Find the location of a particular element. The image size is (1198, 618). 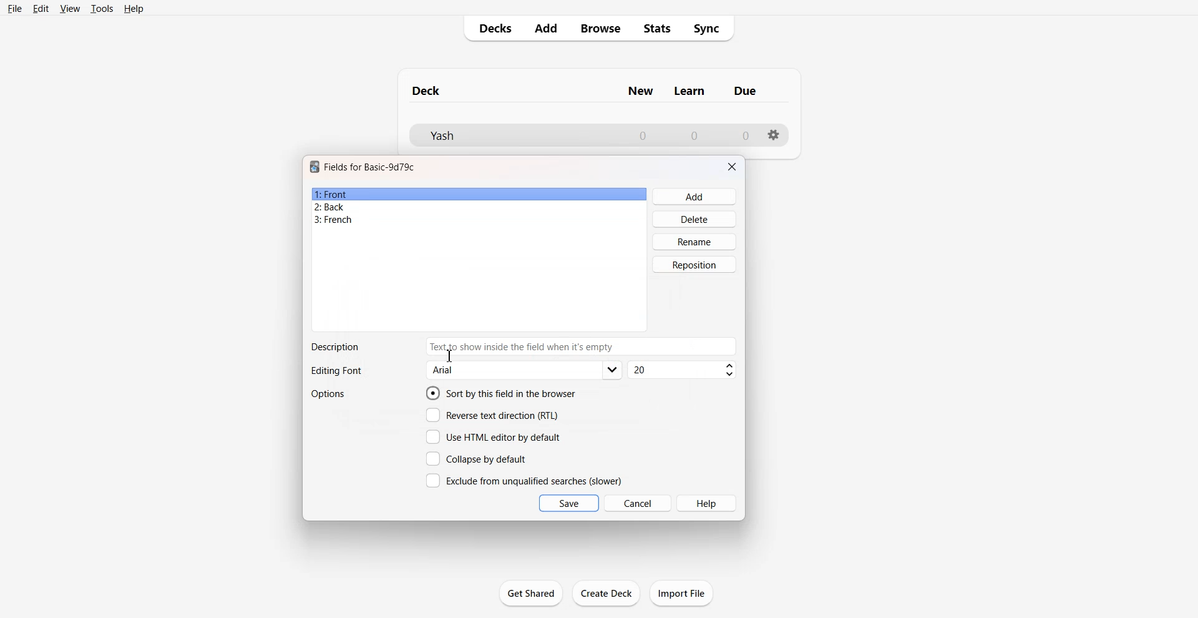

Column name is located at coordinates (689, 91).